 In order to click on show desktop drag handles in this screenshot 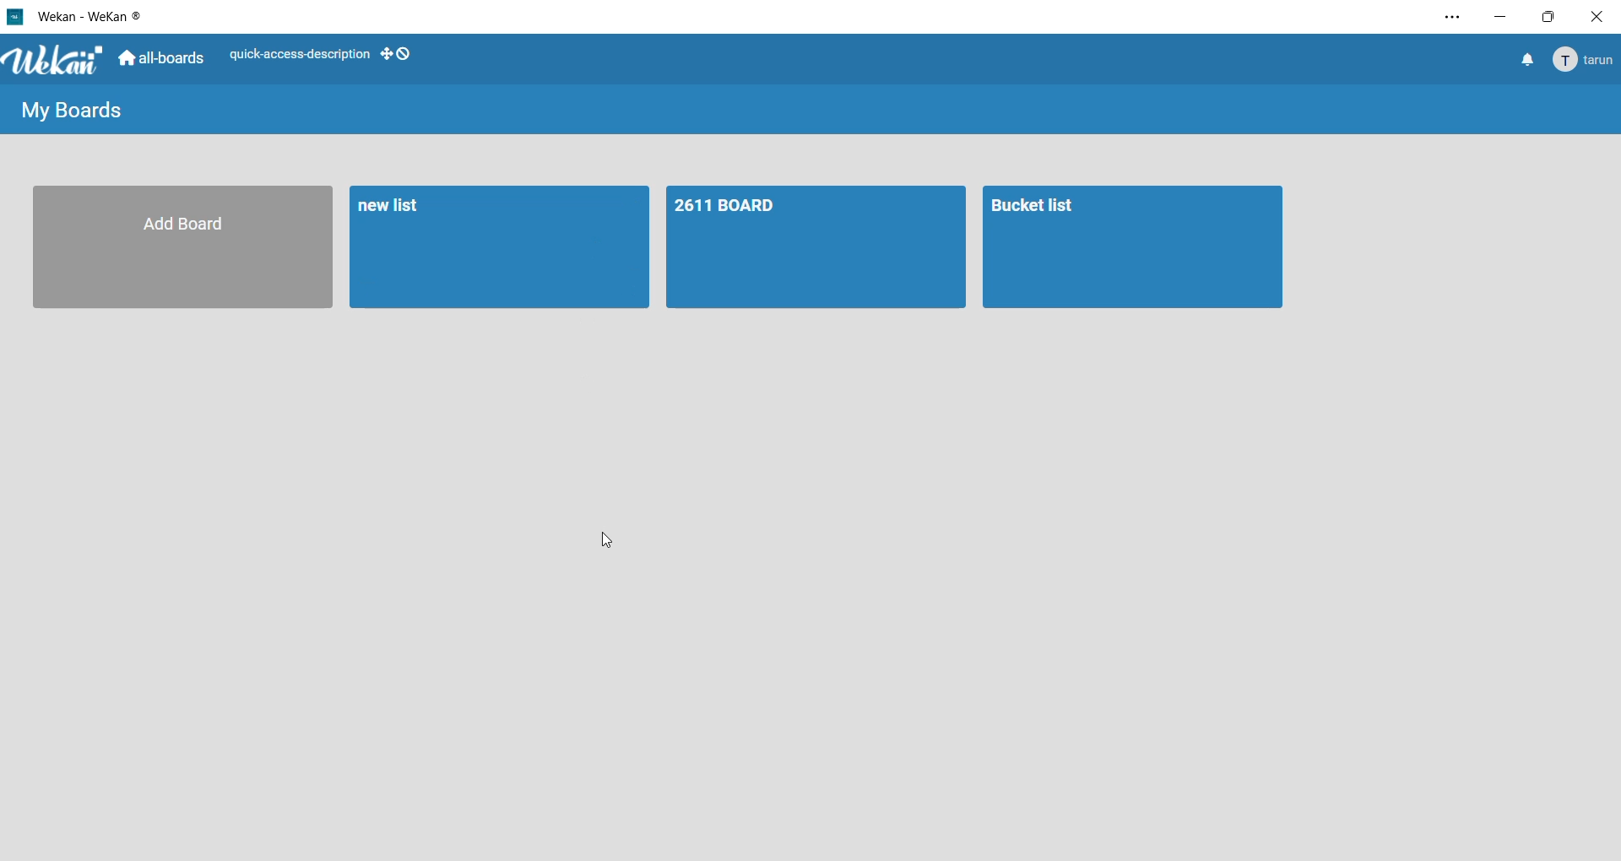, I will do `click(398, 54)`.